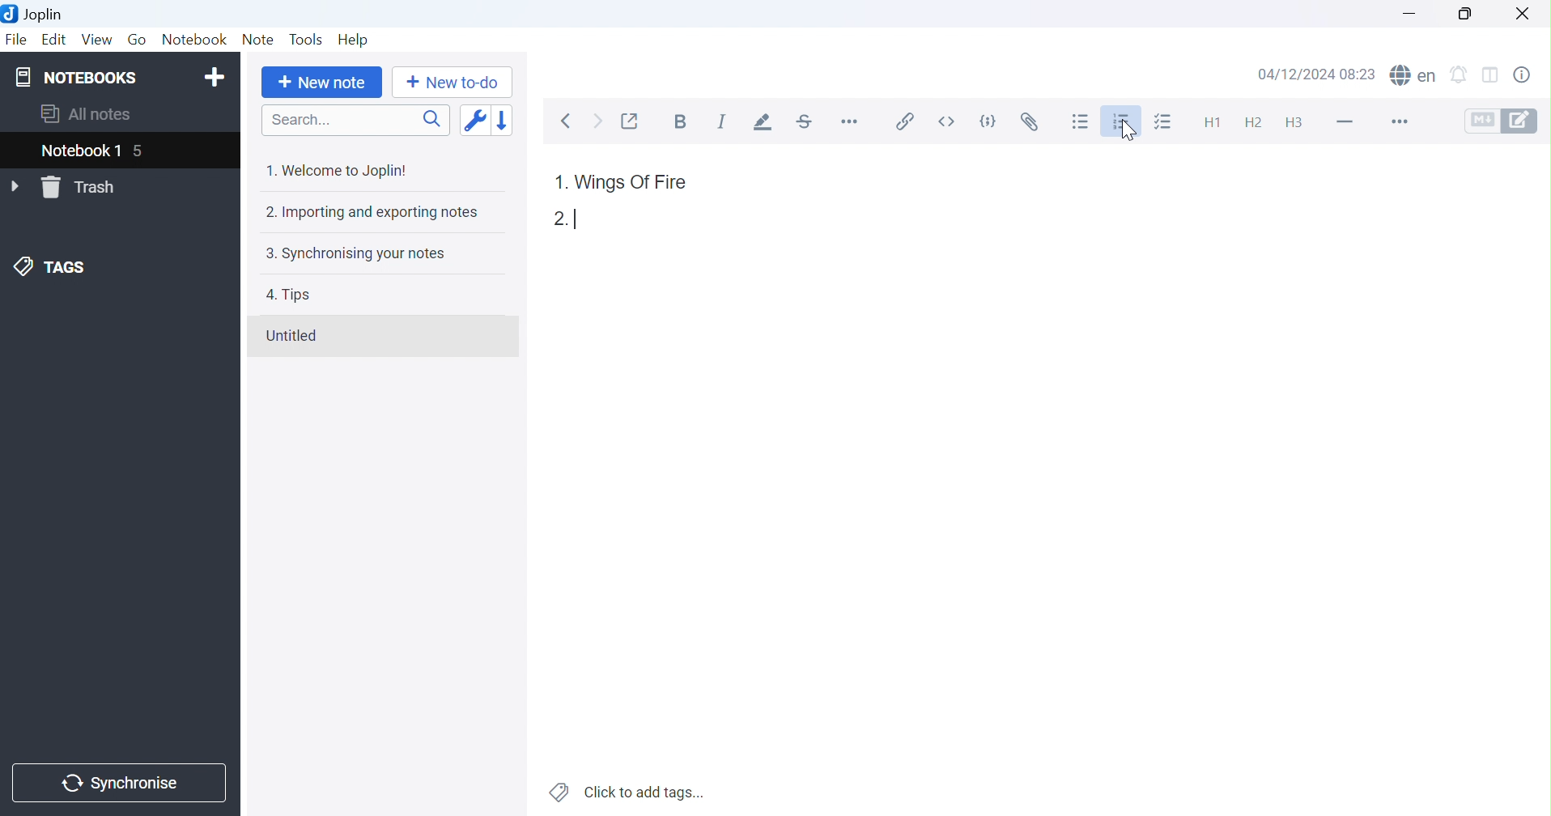 Image resolution: width=1551 pixels, height=816 pixels. Describe the element at coordinates (84, 116) in the screenshot. I see `All notes` at that location.